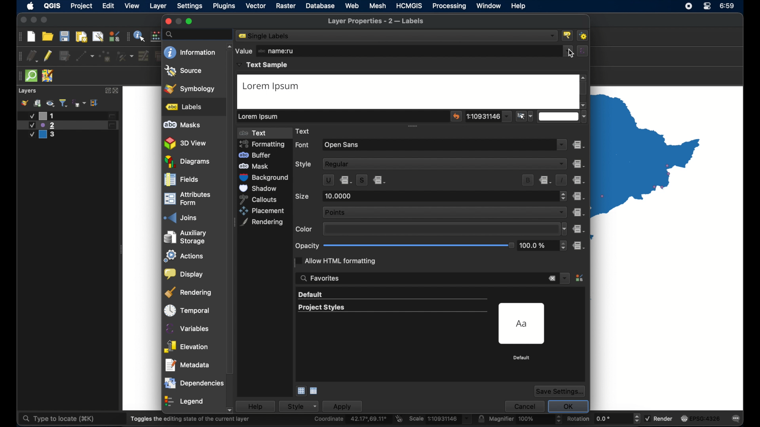 The height and width of the screenshot is (427, 760). What do you see at coordinates (311, 295) in the screenshot?
I see `default` at bounding box center [311, 295].